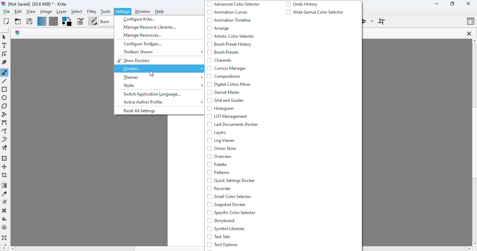 This screenshot has width=477, height=251. I want to click on create new document, so click(6, 21).